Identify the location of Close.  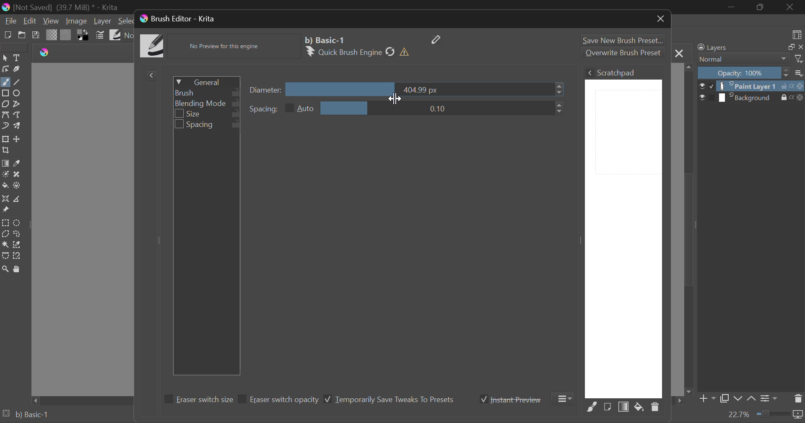
(661, 20).